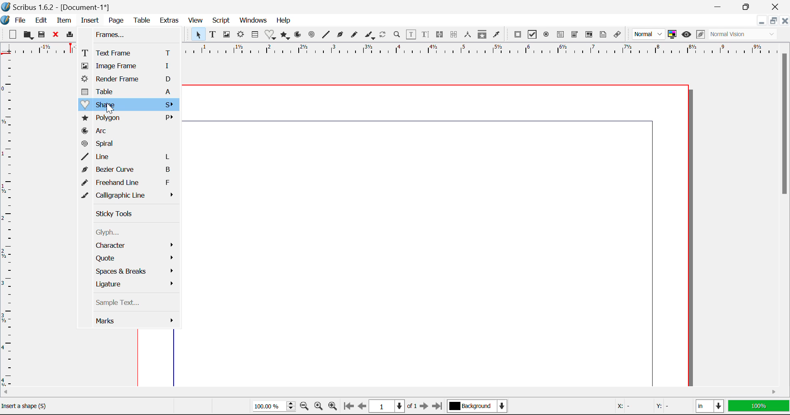  I want to click on Calligraphic Curve, so click(370, 36).